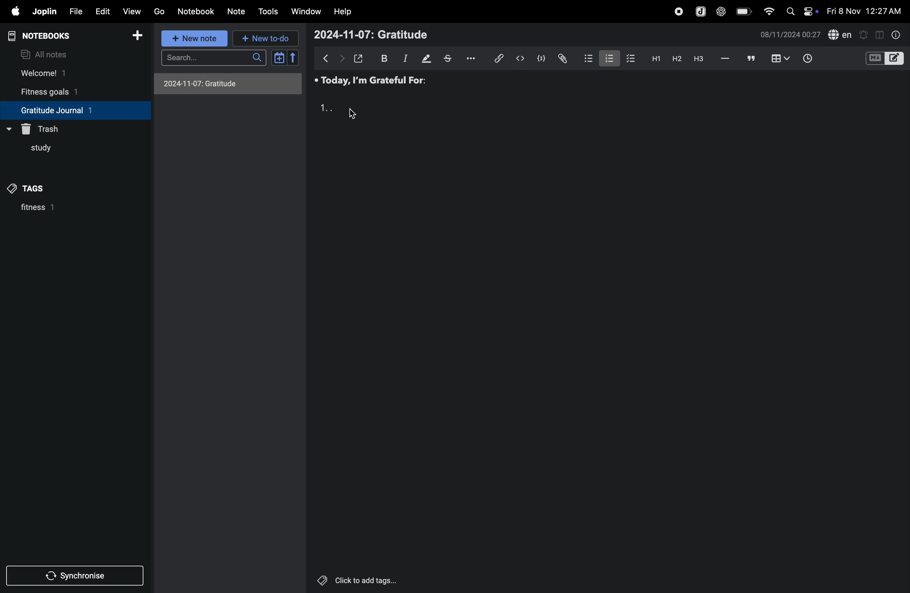 The height and width of the screenshot is (593, 910). I want to click on tags fitness, so click(32, 188).